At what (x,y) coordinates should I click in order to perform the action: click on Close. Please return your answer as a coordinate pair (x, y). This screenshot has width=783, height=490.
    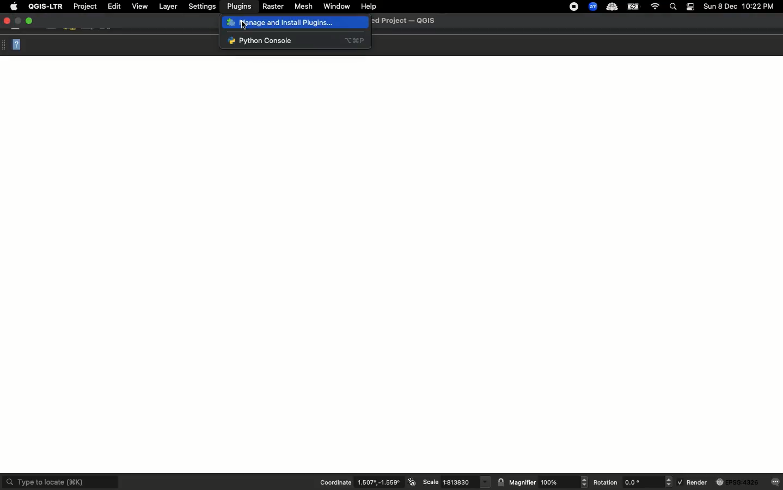
    Looking at the image, I should click on (15, 44).